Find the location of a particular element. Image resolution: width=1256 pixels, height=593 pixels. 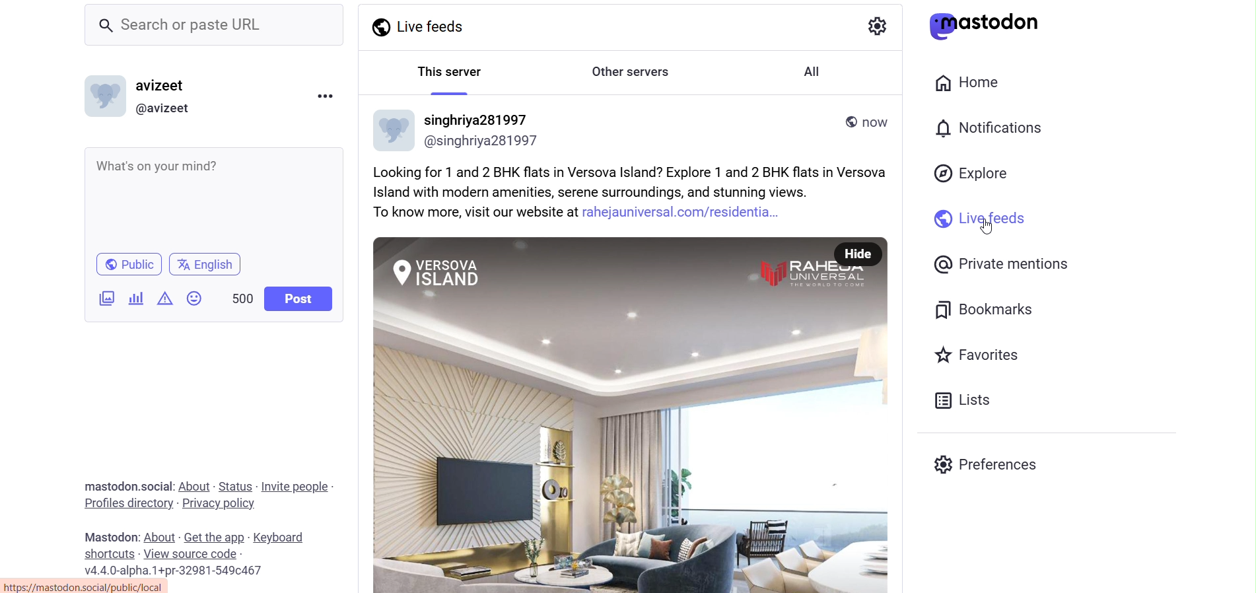

content warning is located at coordinates (163, 299).